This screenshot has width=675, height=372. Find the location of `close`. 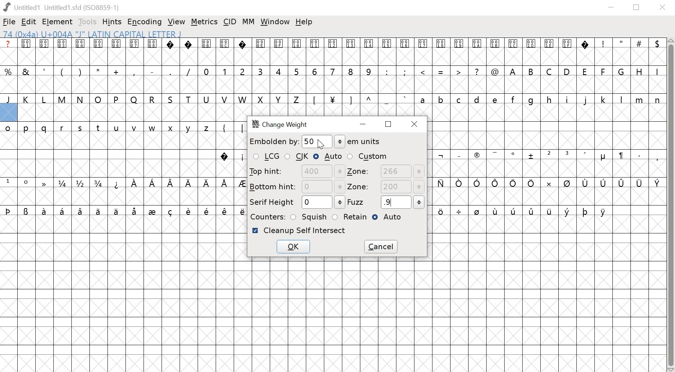

close is located at coordinates (416, 124).